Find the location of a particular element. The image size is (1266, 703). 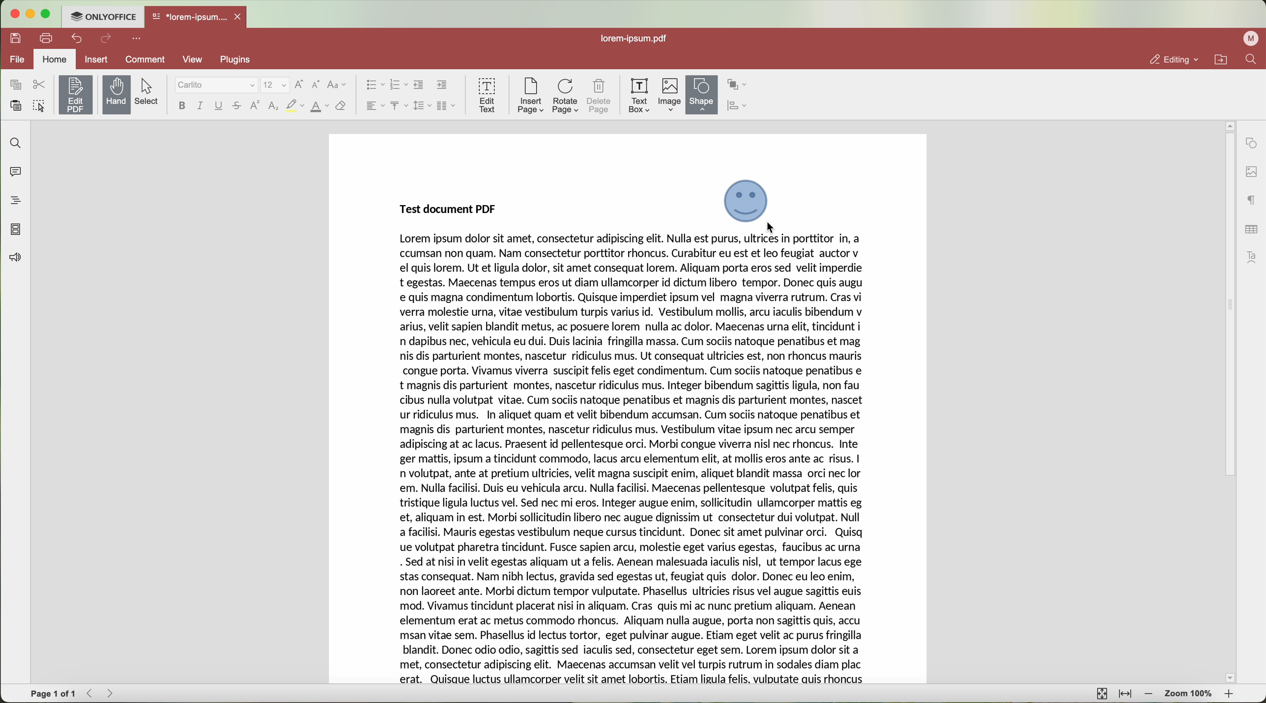

Text Art settings is located at coordinates (1253, 256).